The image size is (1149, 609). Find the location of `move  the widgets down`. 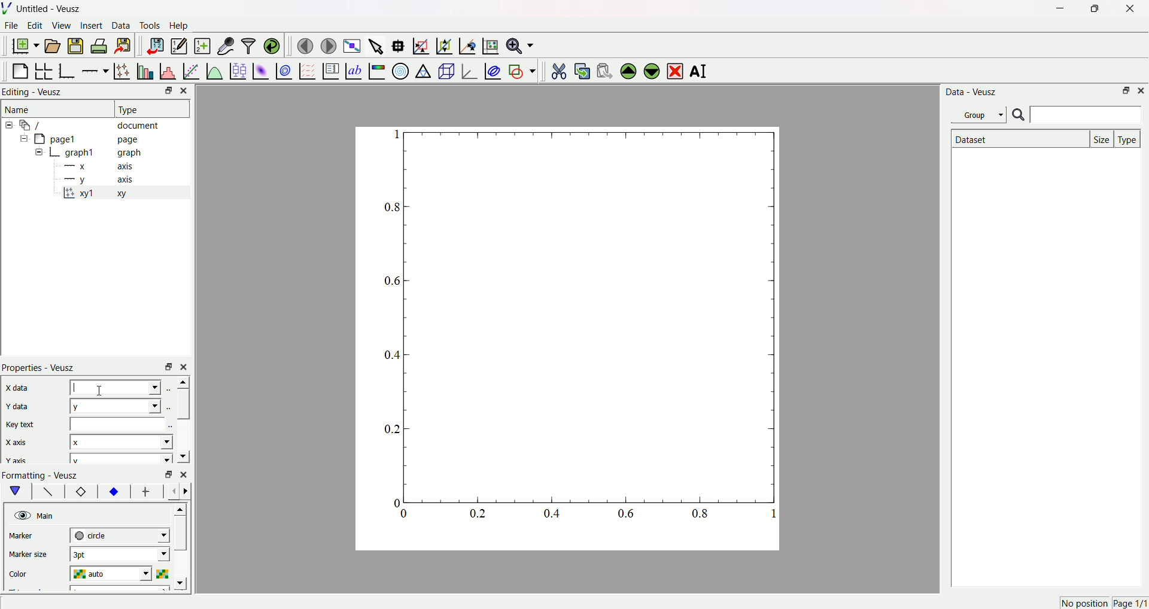

move  the widgets down is located at coordinates (650, 71).